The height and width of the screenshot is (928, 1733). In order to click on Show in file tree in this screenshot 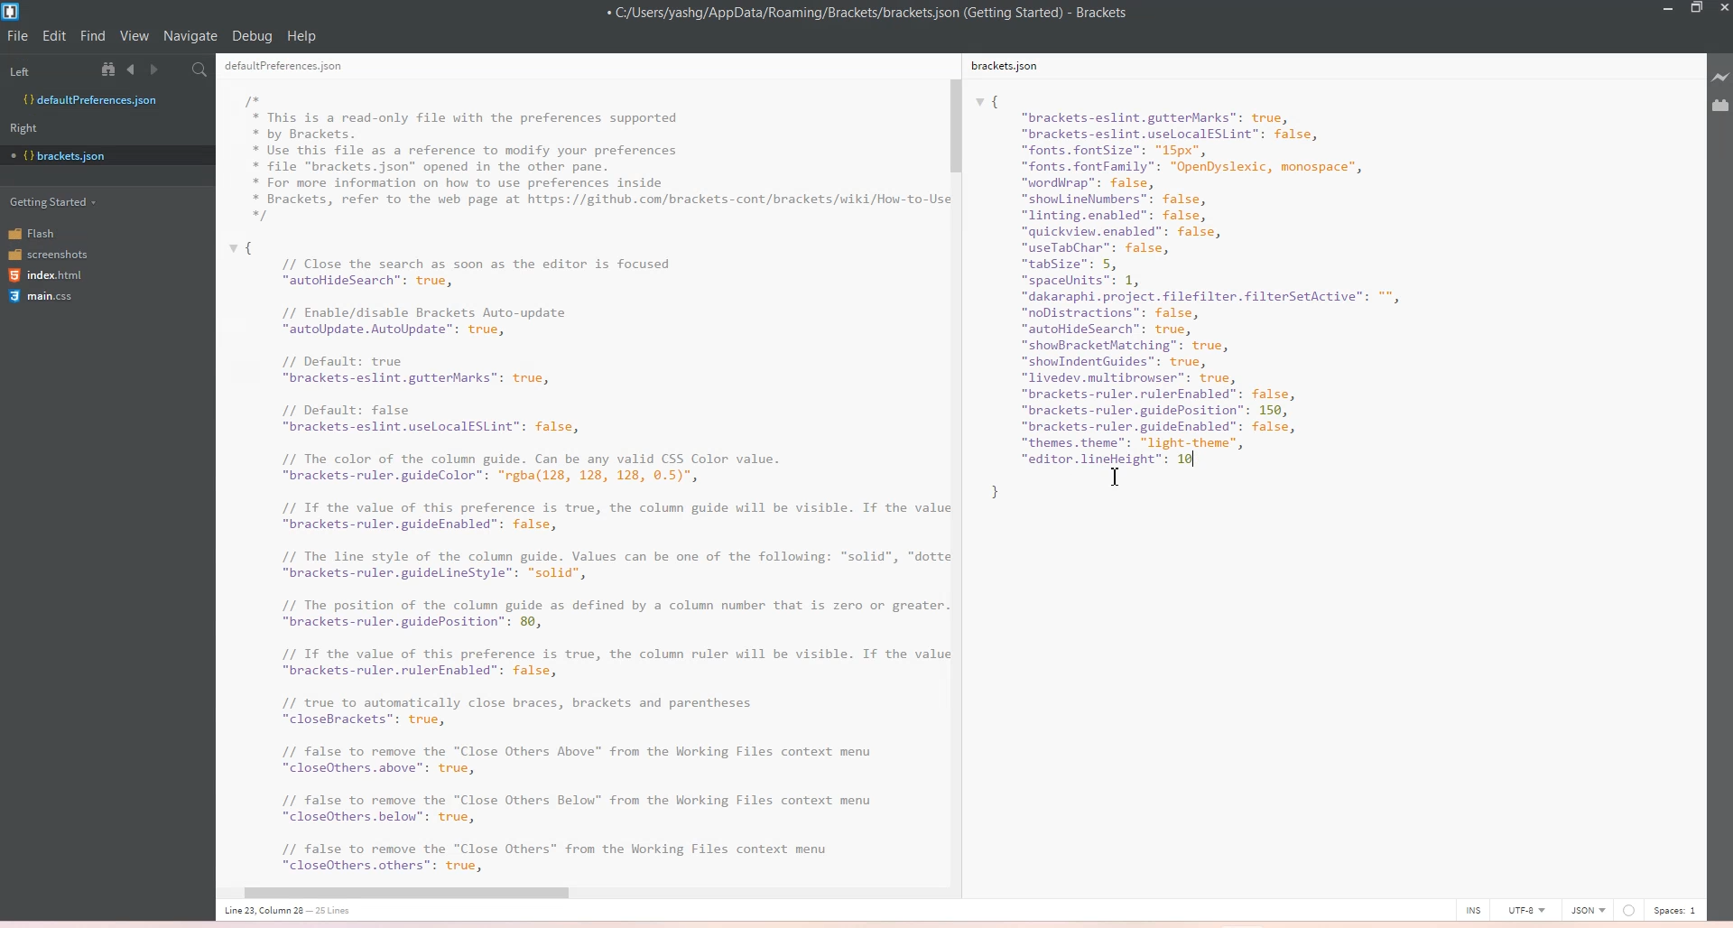, I will do `click(112, 69)`.